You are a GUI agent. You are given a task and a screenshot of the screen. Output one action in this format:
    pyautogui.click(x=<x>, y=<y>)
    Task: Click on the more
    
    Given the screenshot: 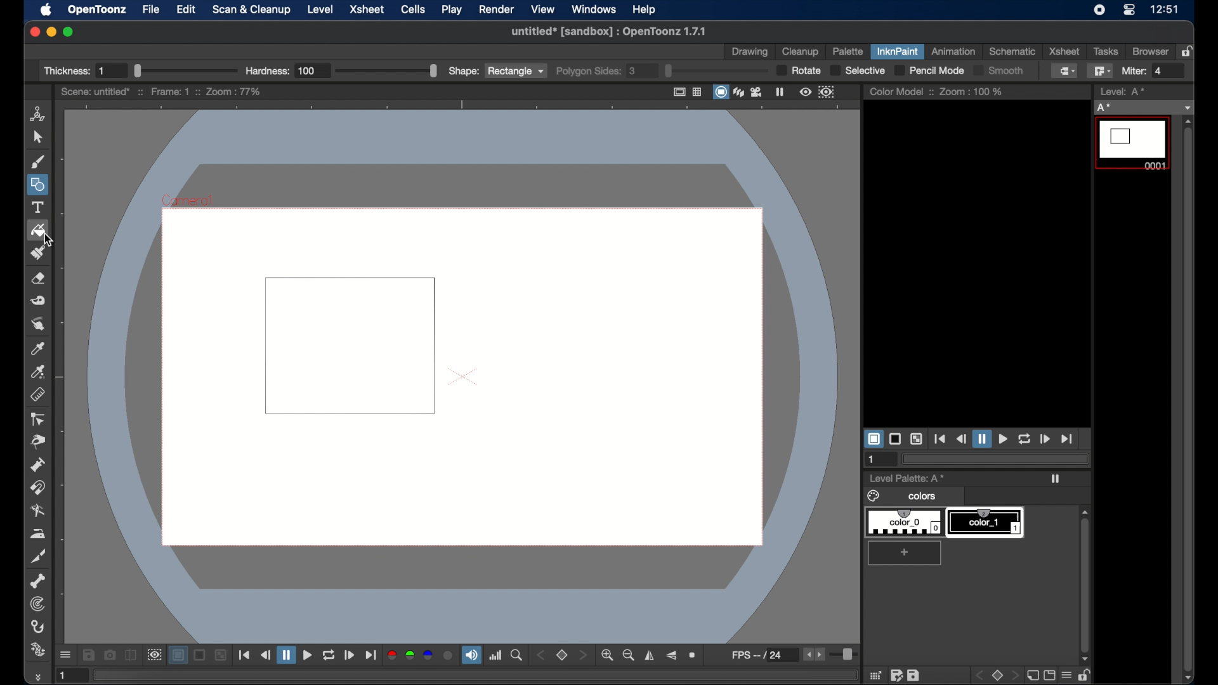 What is the action you would take?
    pyautogui.click(x=37, y=677)
    